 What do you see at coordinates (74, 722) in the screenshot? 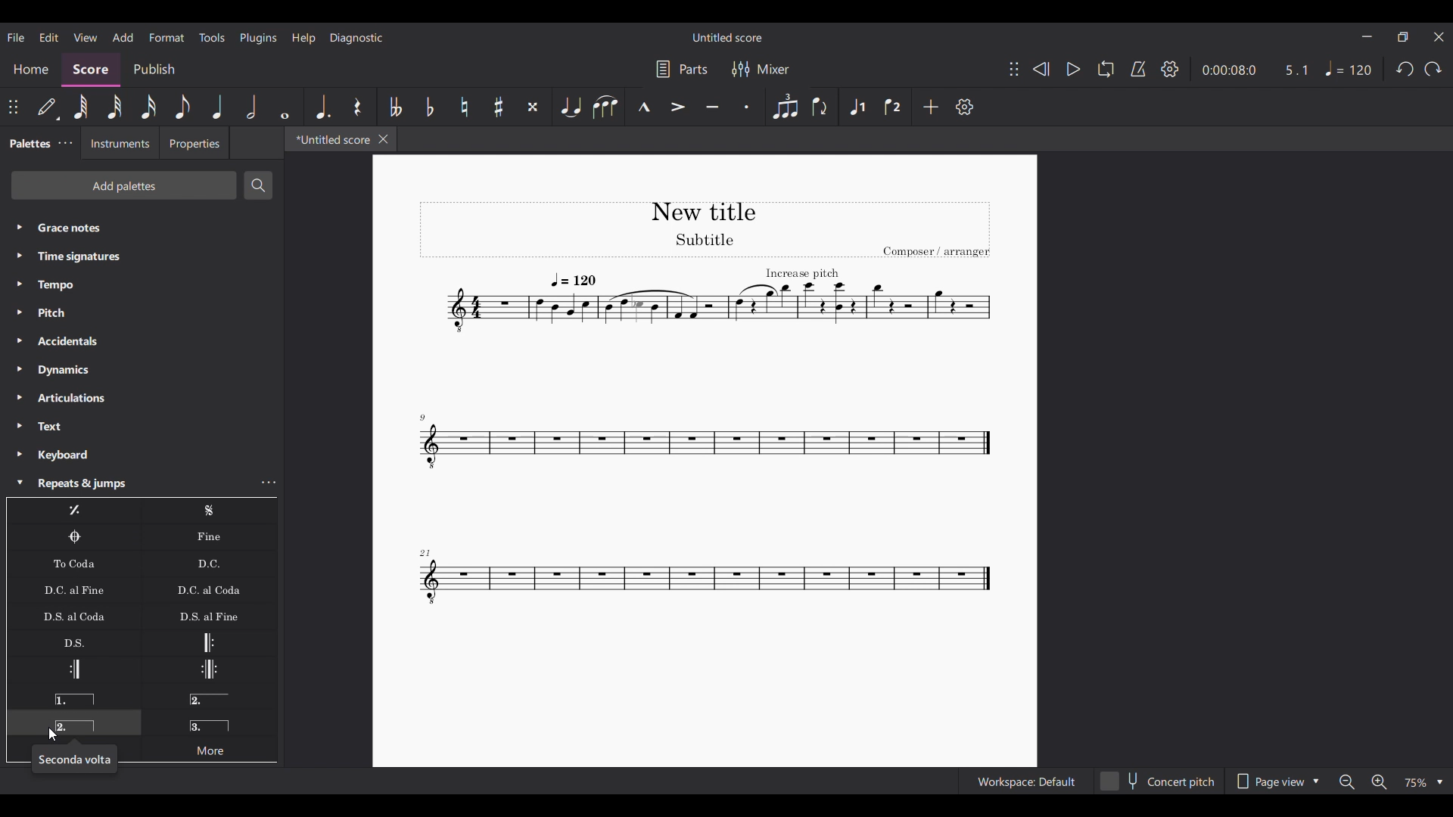
I see `Seconda volta` at bounding box center [74, 722].